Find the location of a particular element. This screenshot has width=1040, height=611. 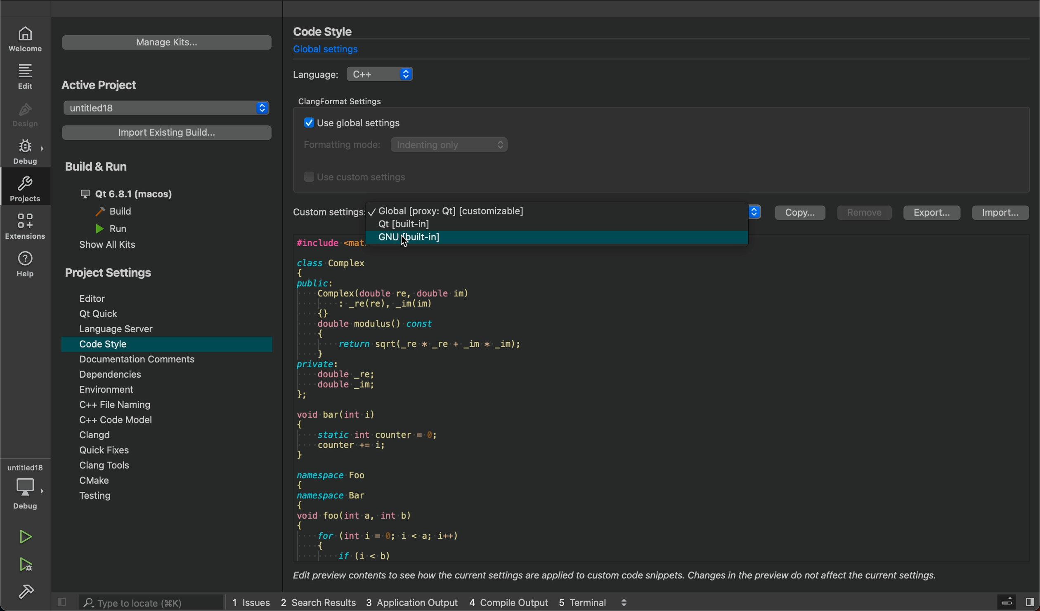

Testing  is located at coordinates (104, 496).